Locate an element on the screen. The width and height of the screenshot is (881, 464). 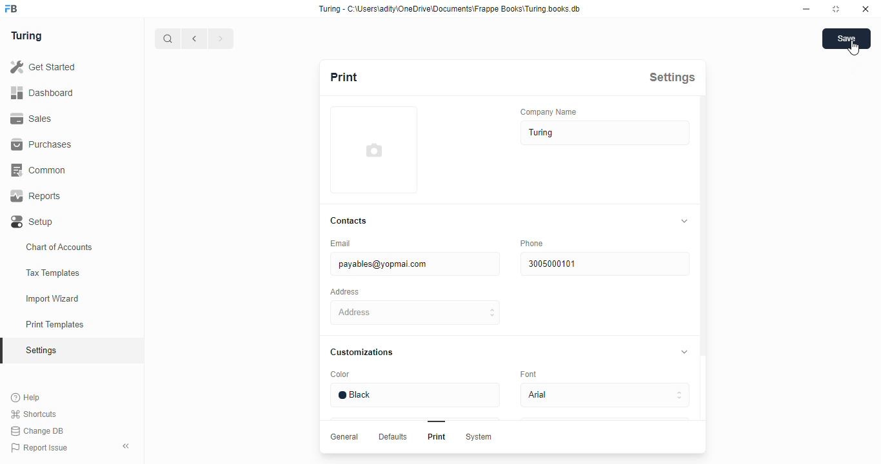
Address is located at coordinates (411, 313).